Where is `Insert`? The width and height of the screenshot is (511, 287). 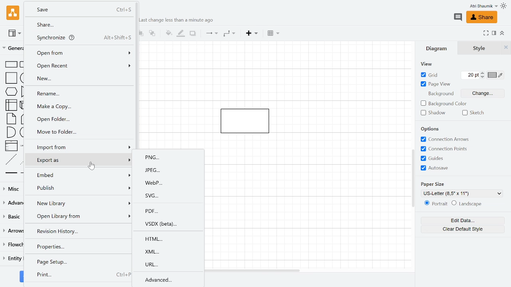 Insert is located at coordinates (252, 33).